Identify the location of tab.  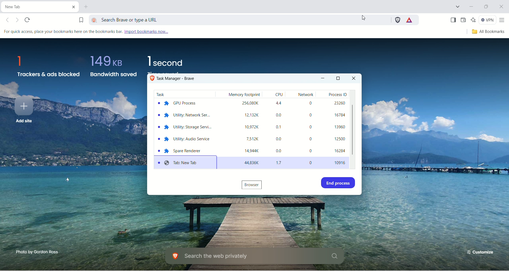
(186, 163).